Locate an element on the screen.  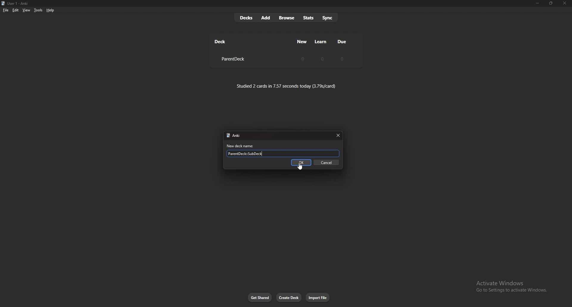
logo is located at coordinates (227, 136).